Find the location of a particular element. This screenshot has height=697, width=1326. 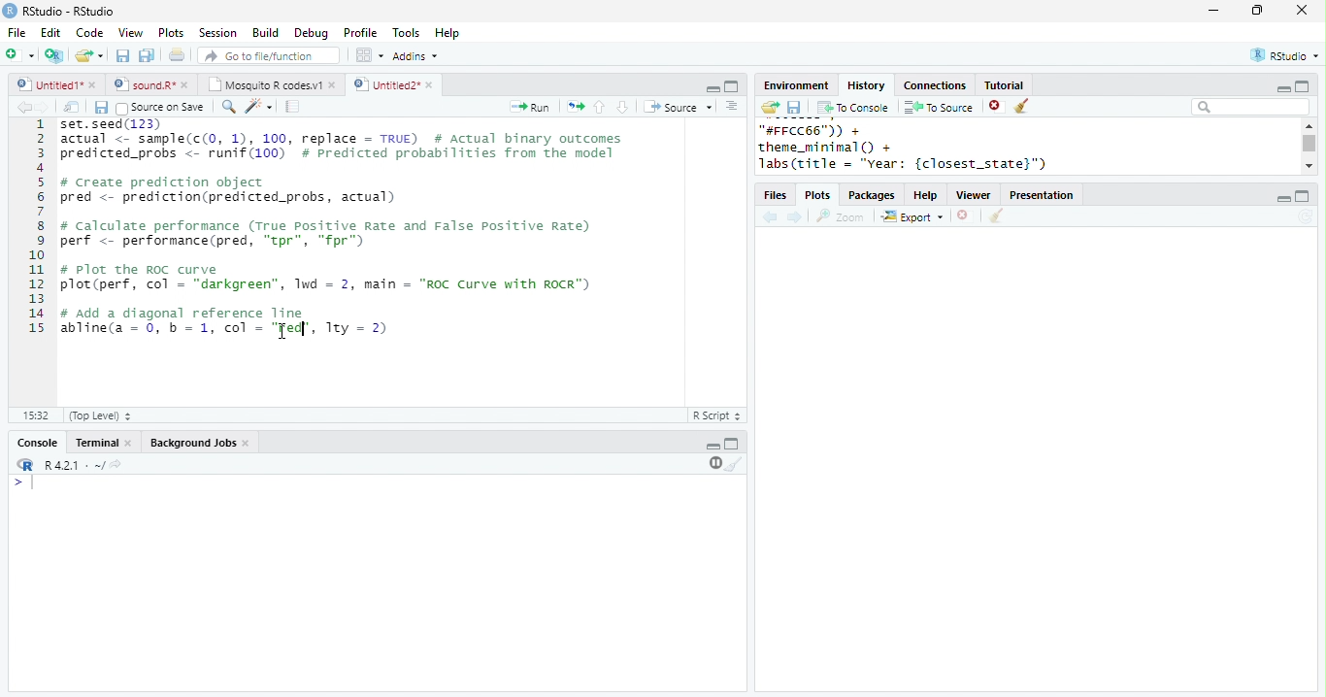

Connections is located at coordinates (934, 85).